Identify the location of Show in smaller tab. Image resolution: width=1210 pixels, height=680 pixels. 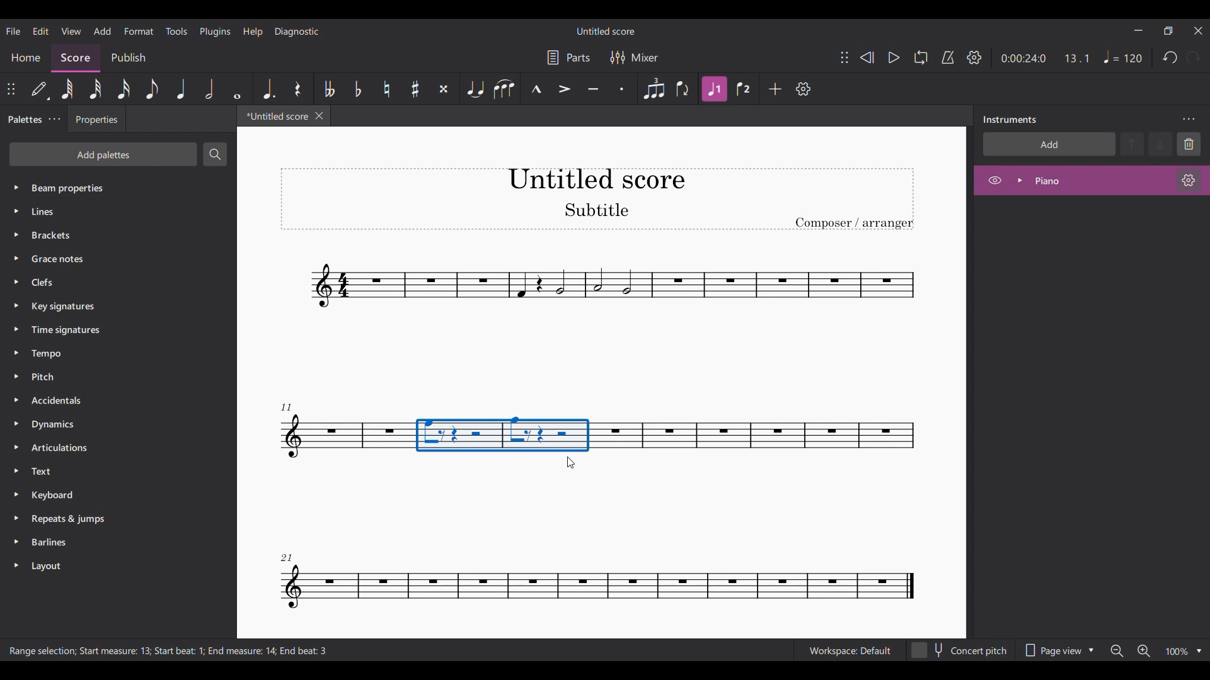
(1168, 30).